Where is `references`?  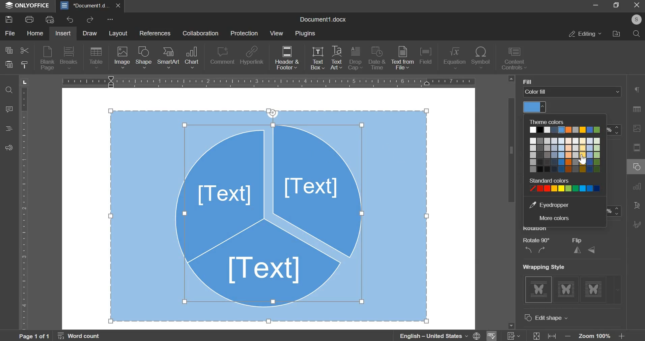
references is located at coordinates (157, 34).